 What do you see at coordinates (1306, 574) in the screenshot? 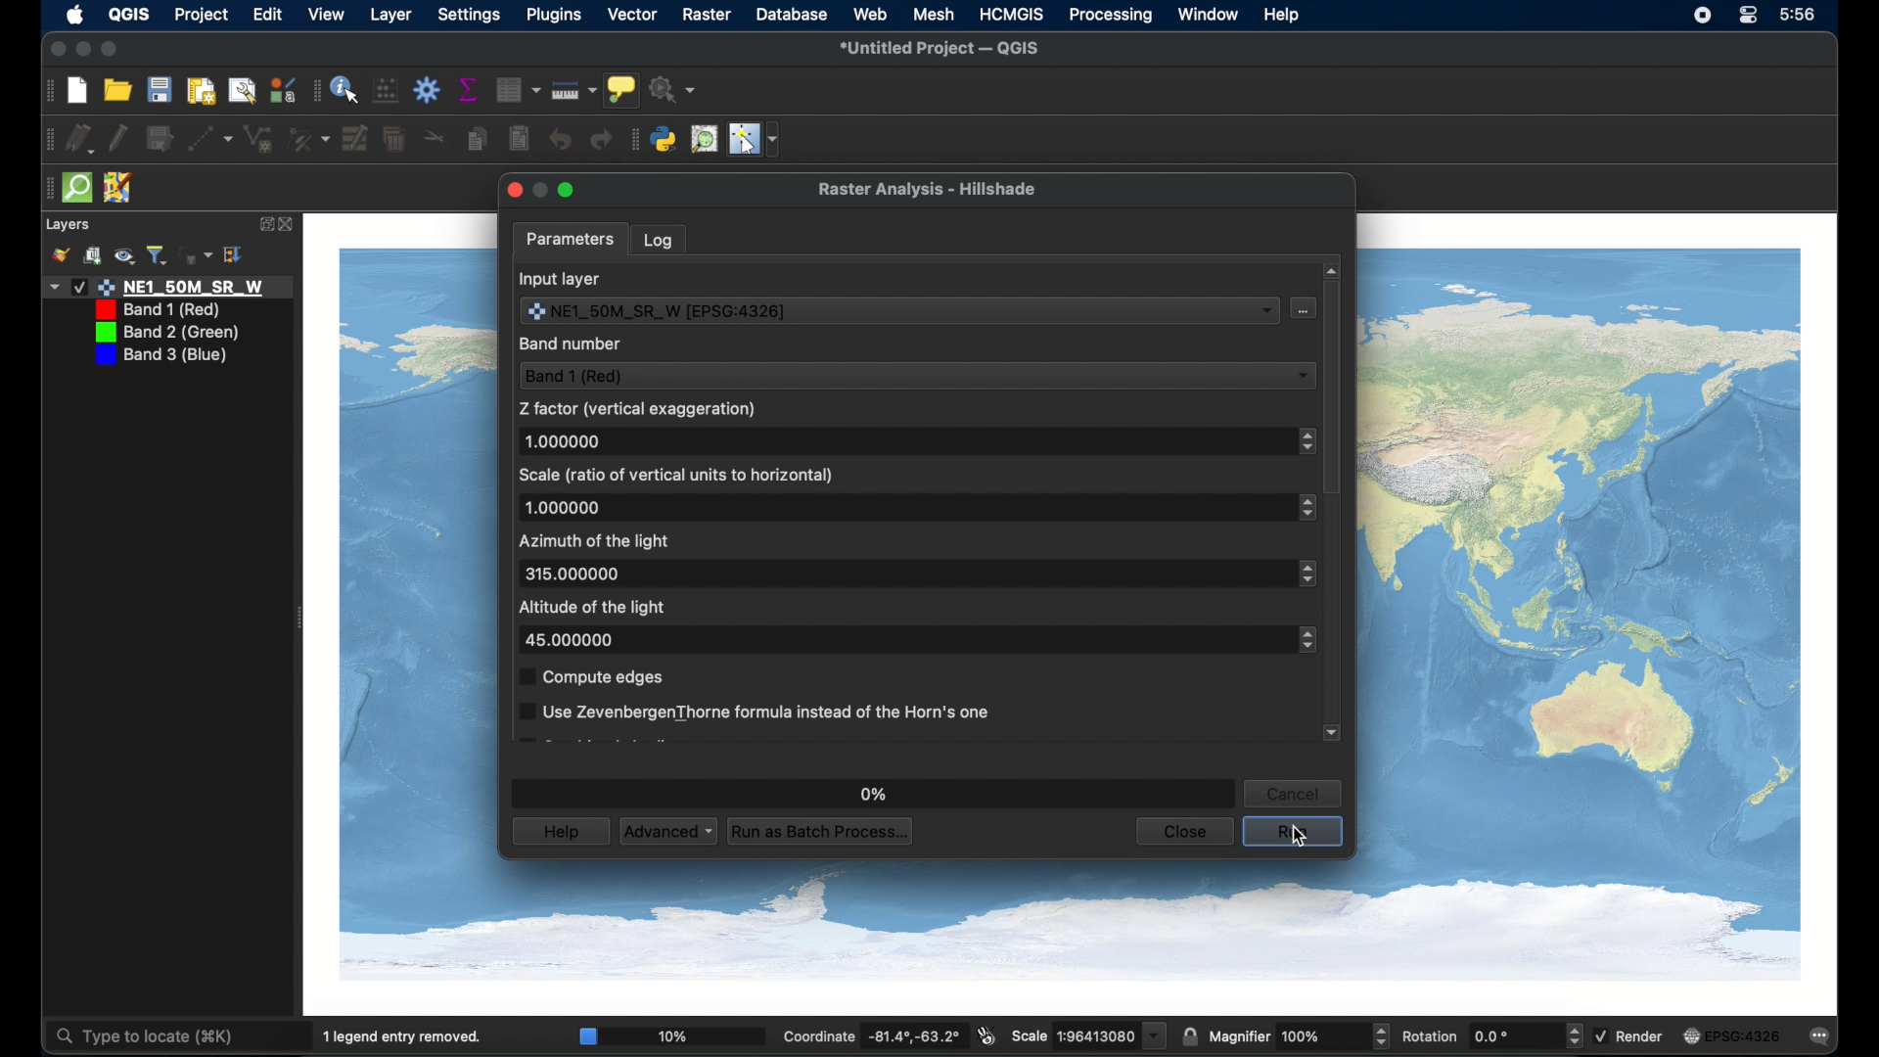
I see `stepper buttons` at bounding box center [1306, 574].